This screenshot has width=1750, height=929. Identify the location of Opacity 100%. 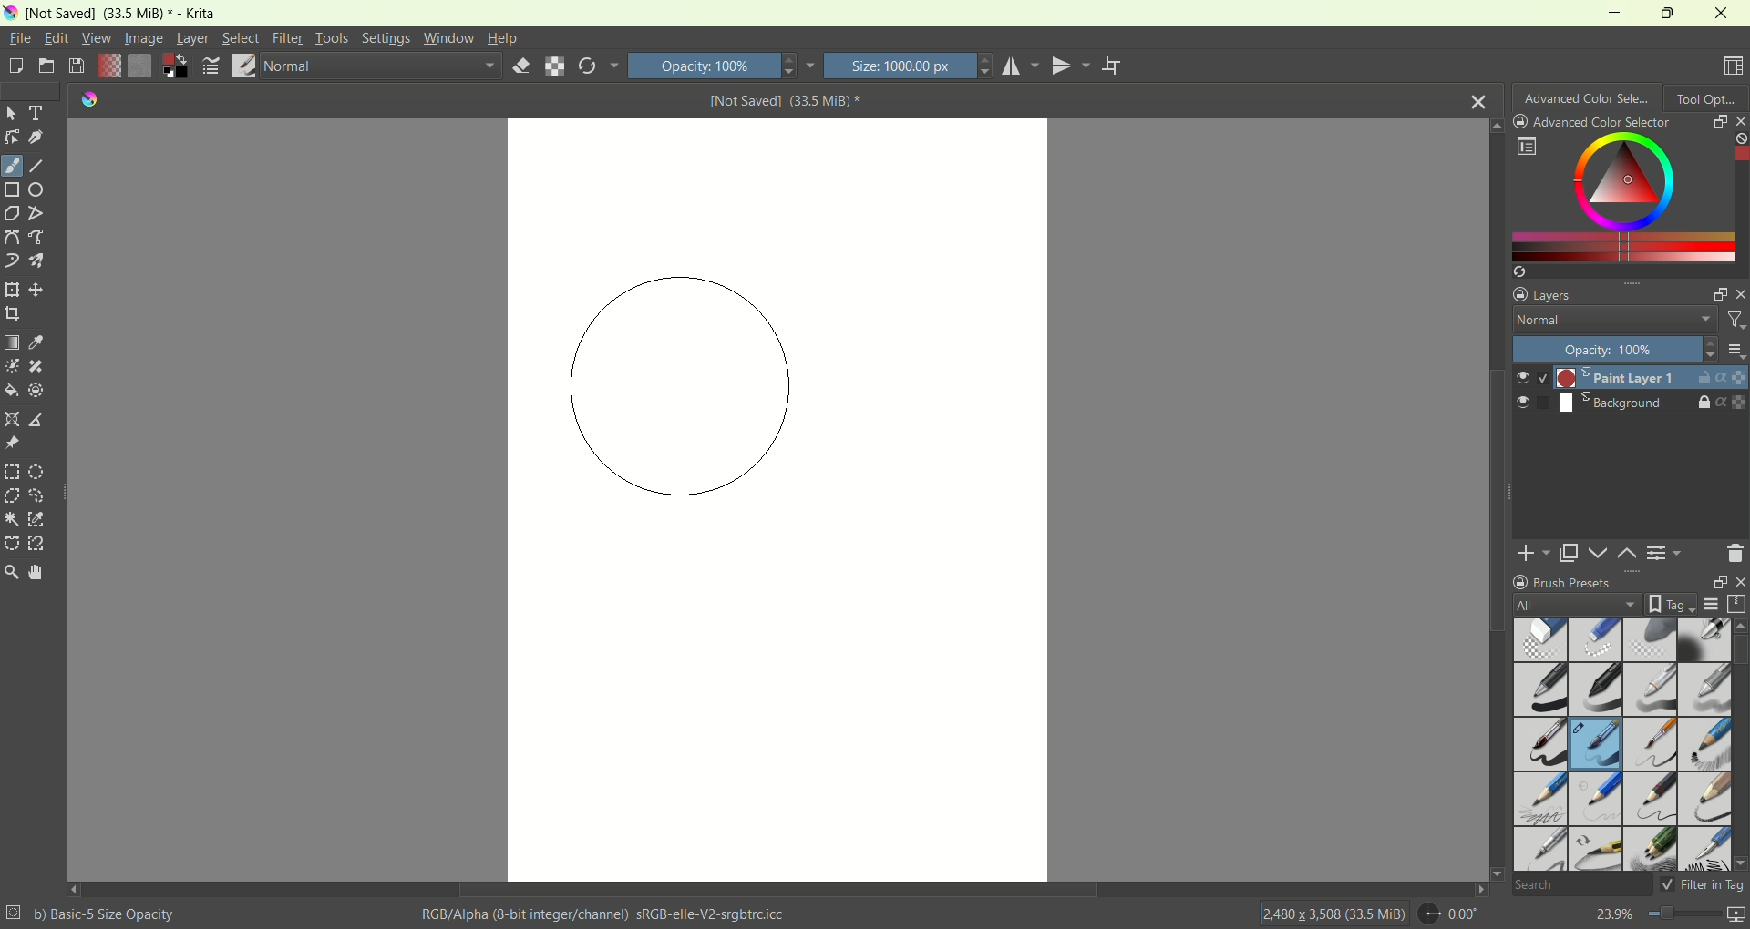
(1610, 349).